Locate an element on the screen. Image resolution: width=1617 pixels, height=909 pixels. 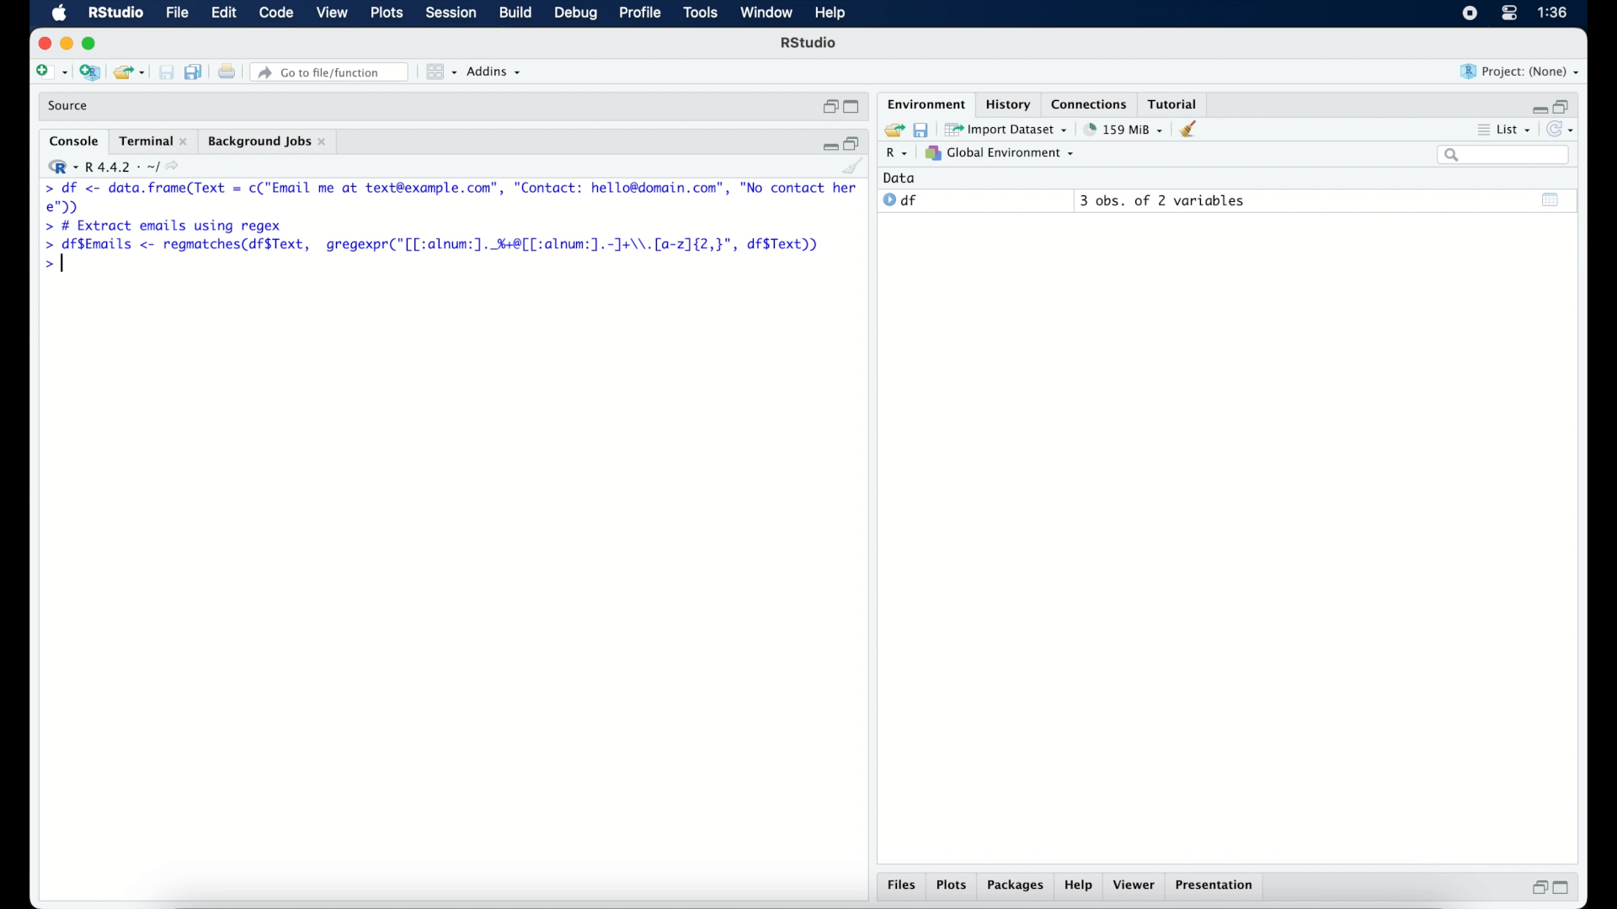
terminal is located at coordinates (152, 141).